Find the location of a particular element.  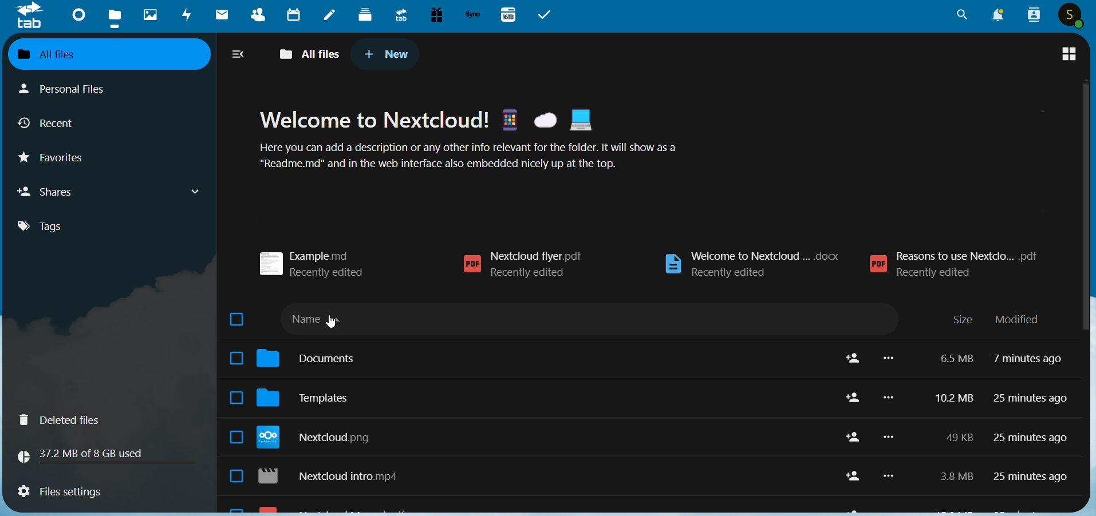

nextcloud flyer.pdf Recently edited is located at coordinates (555, 267).